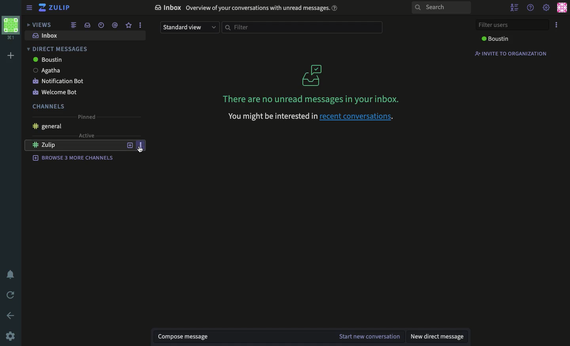  I want to click on search, so click(441, 8).